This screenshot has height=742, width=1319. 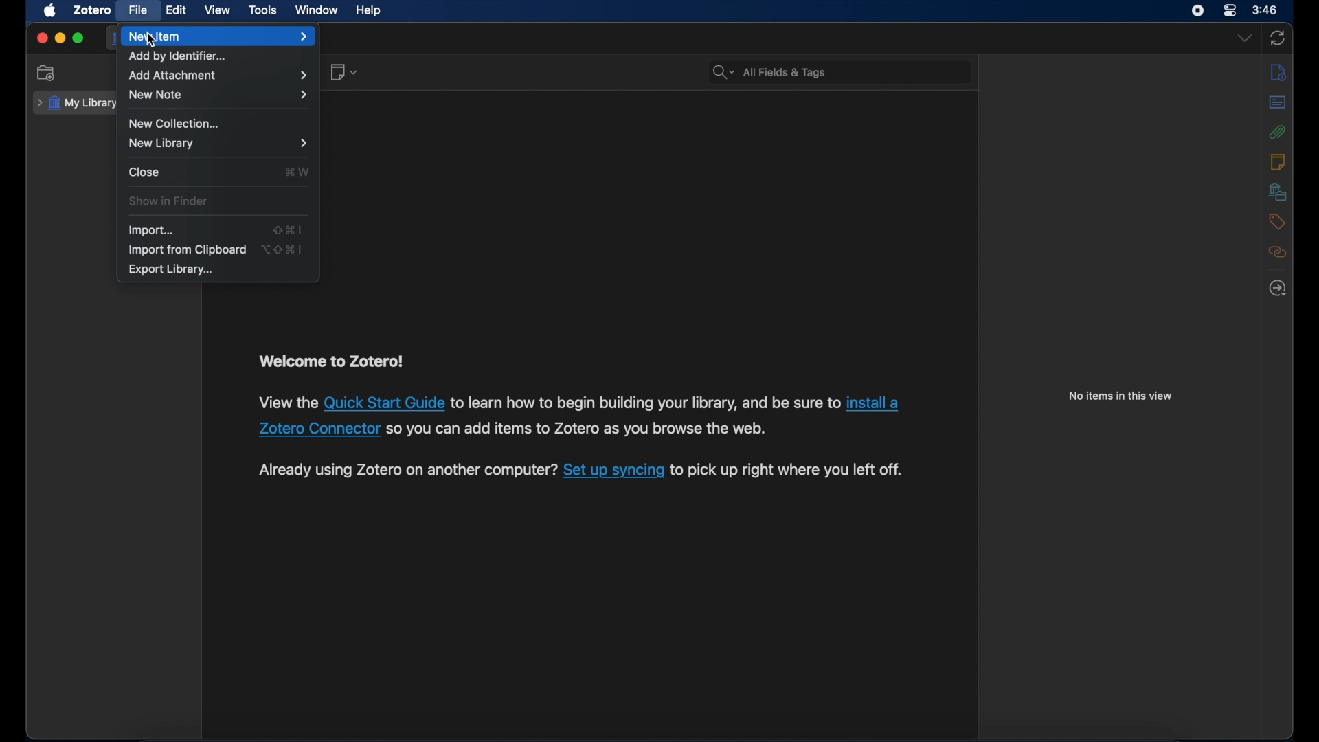 What do you see at coordinates (1278, 192) in the screenshot?
I see `libraries` at bounding box center [1278, 192].